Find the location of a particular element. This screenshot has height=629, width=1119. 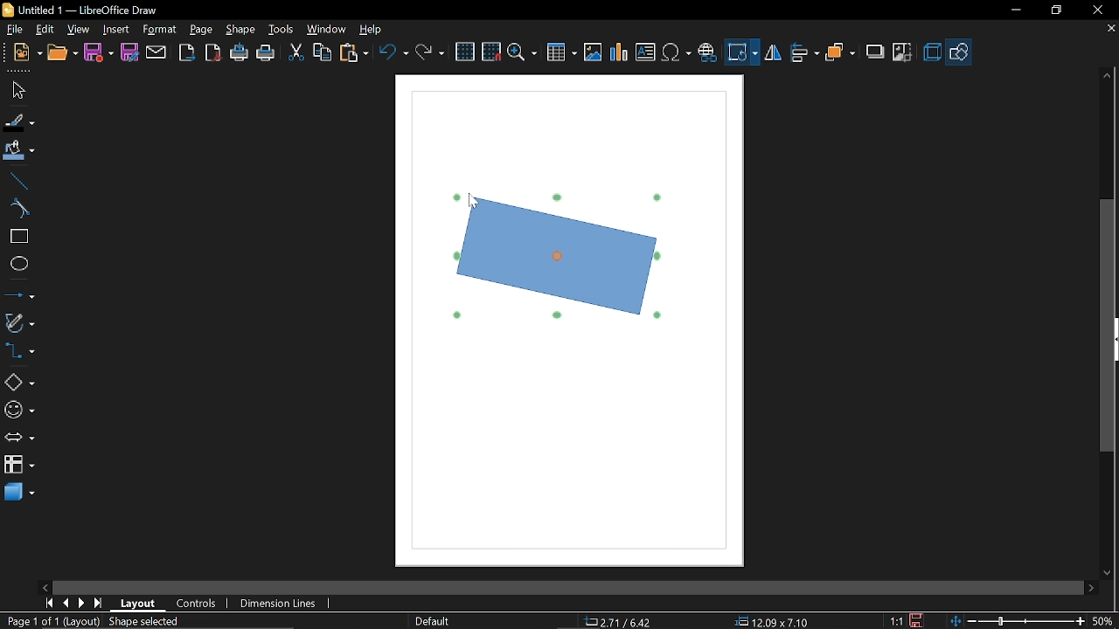

arrange is located at coordinates (841, 52).